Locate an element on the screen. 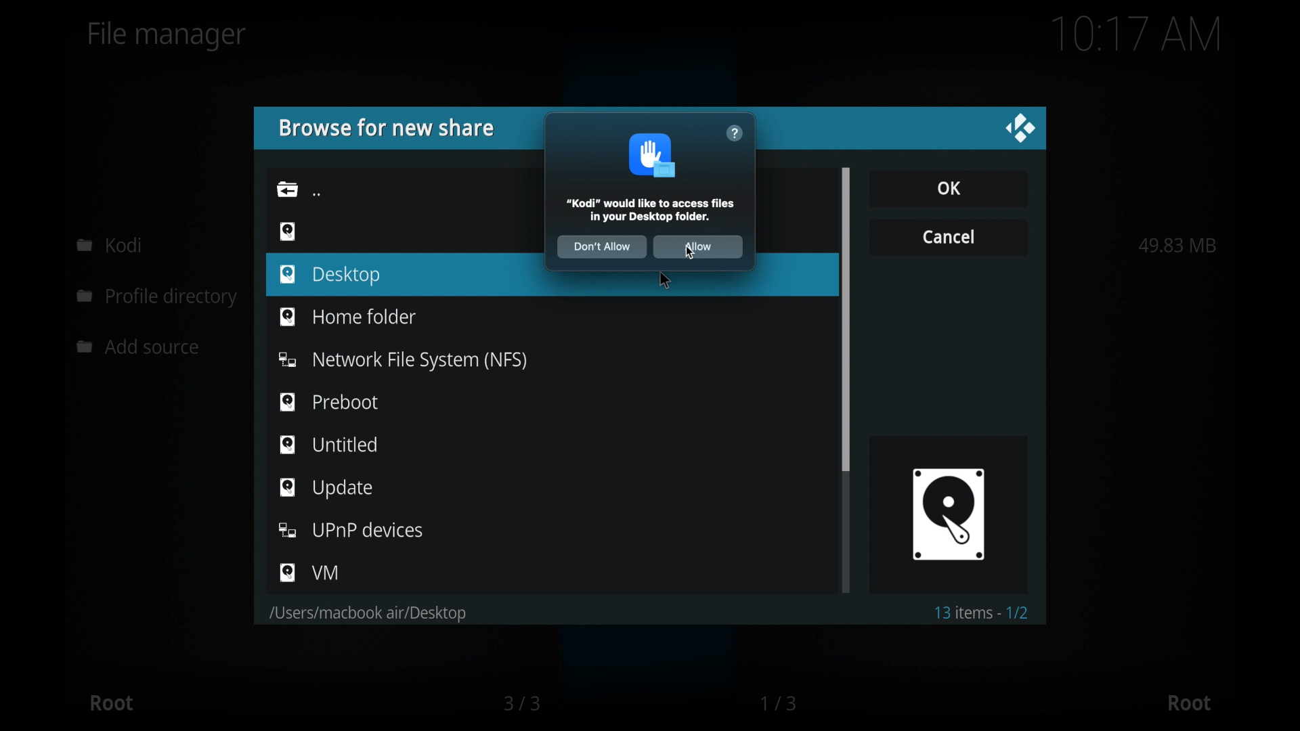 The image size is (1300, 731). Permission to access files is located at coordinates (653, 210).